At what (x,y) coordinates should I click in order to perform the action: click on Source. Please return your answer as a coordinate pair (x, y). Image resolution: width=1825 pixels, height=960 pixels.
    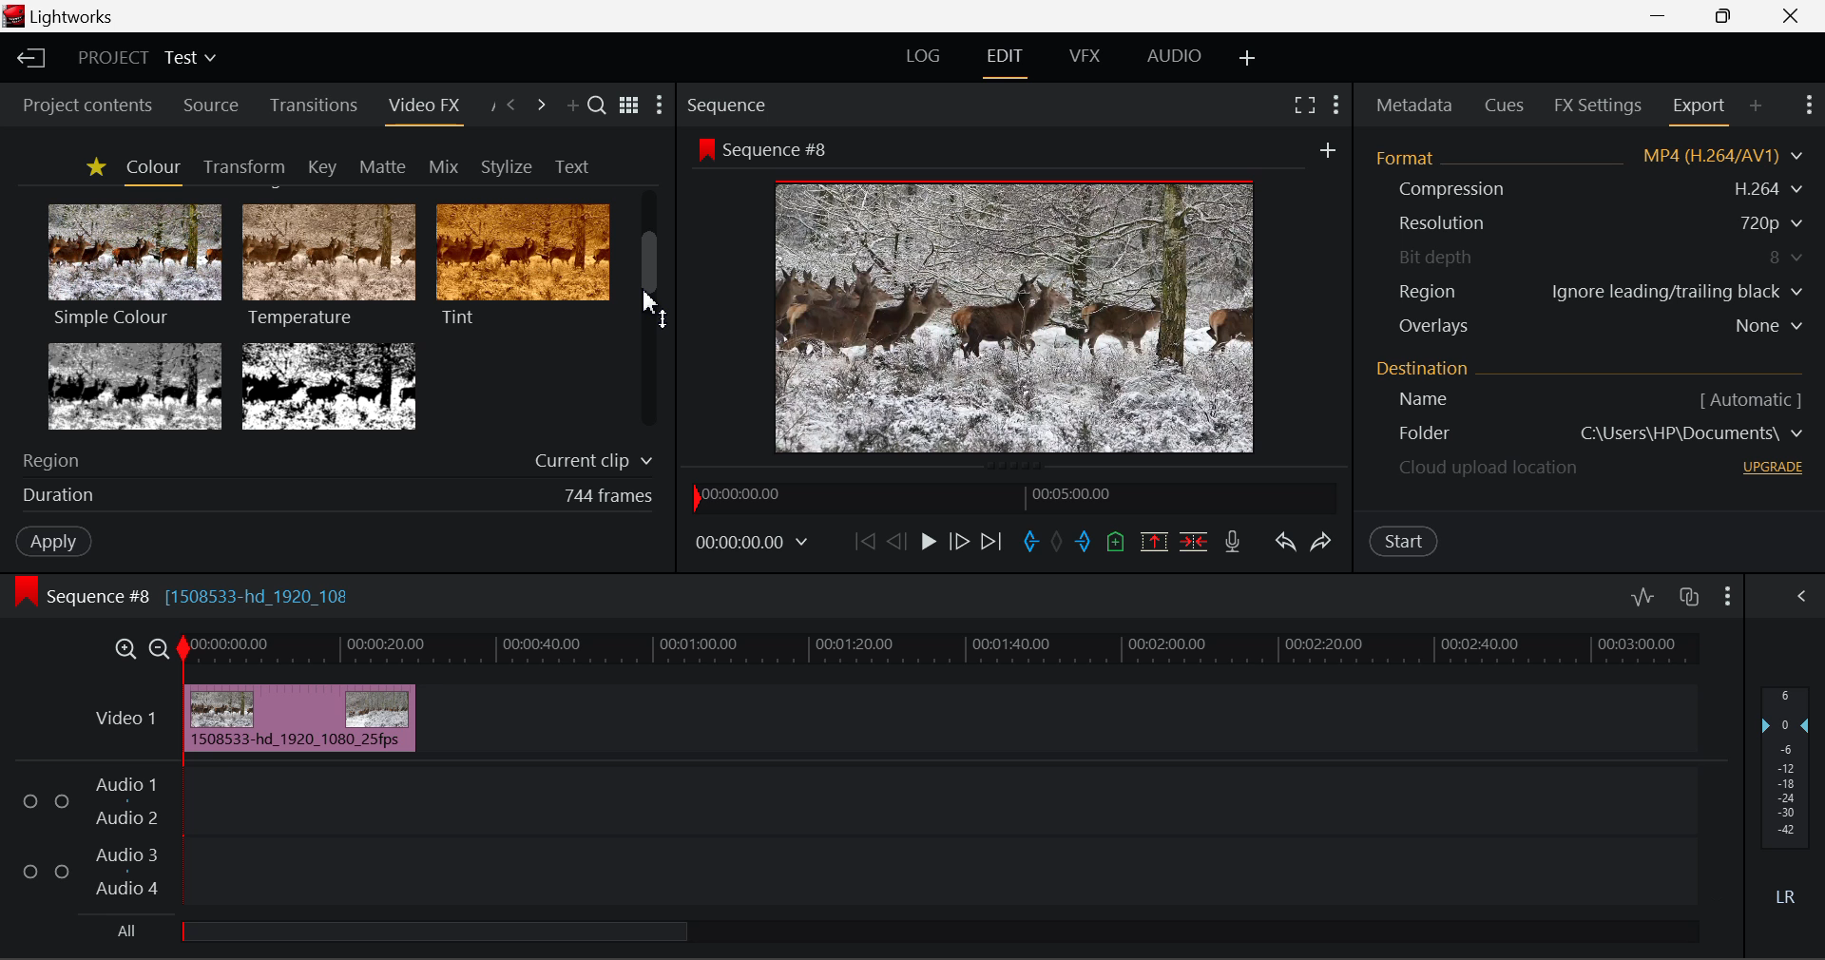
    Looking at the image, I should click on (212, 108).